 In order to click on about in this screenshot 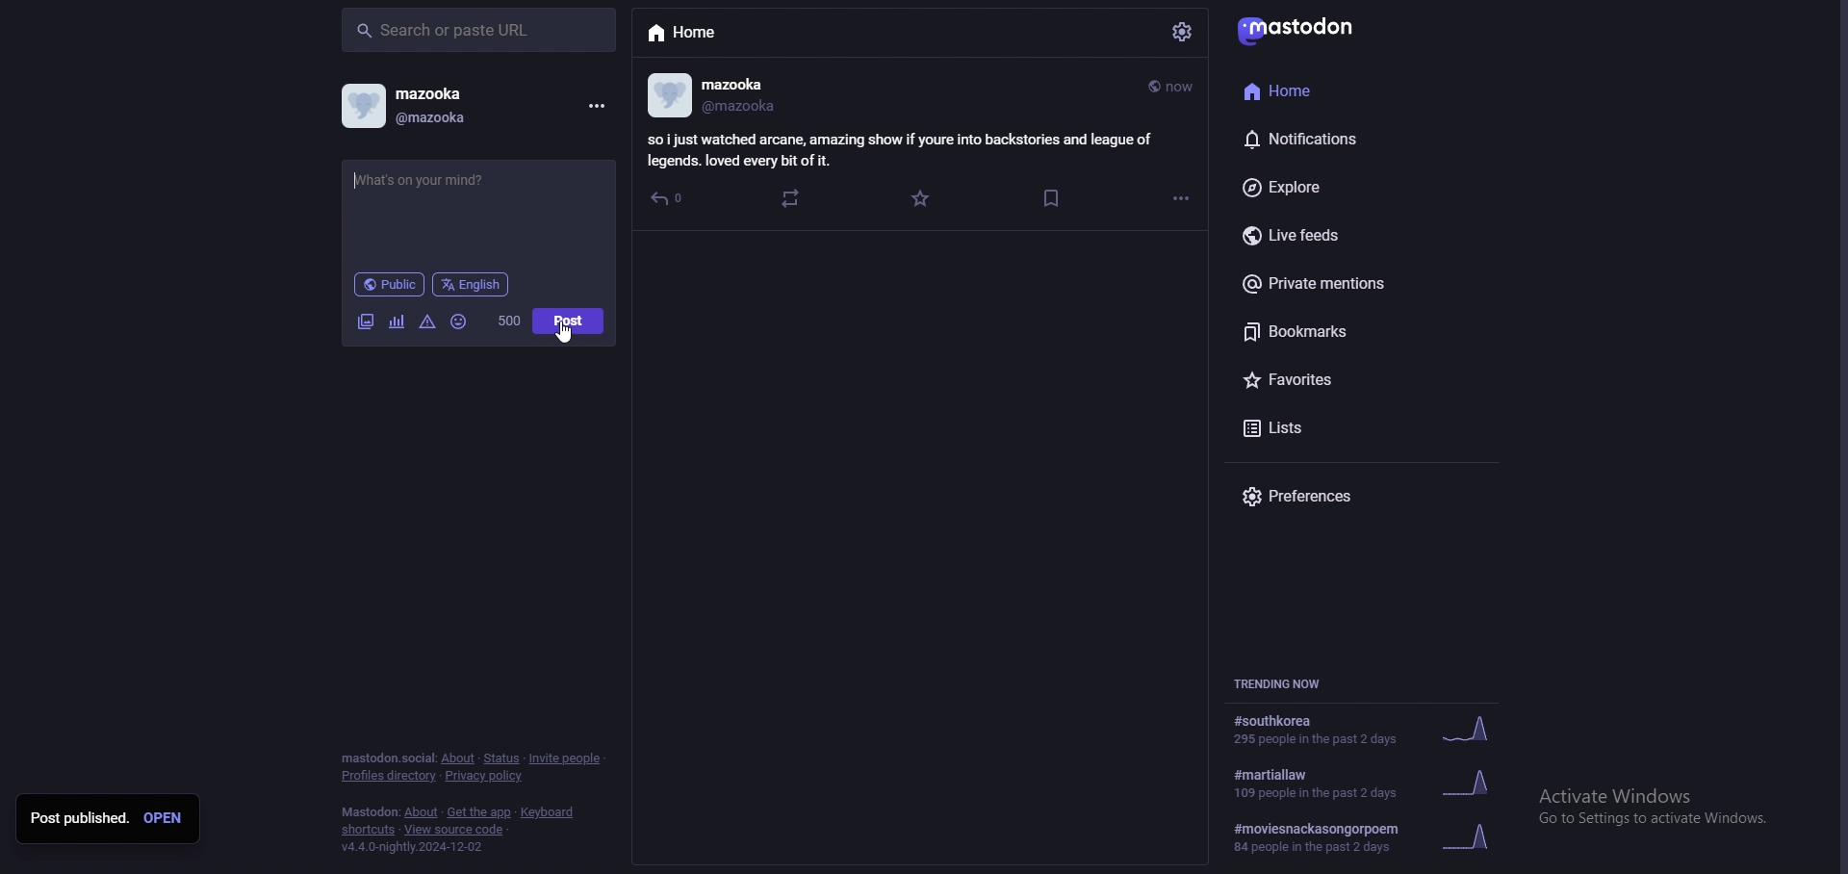, I will do `click(421, 812)`.